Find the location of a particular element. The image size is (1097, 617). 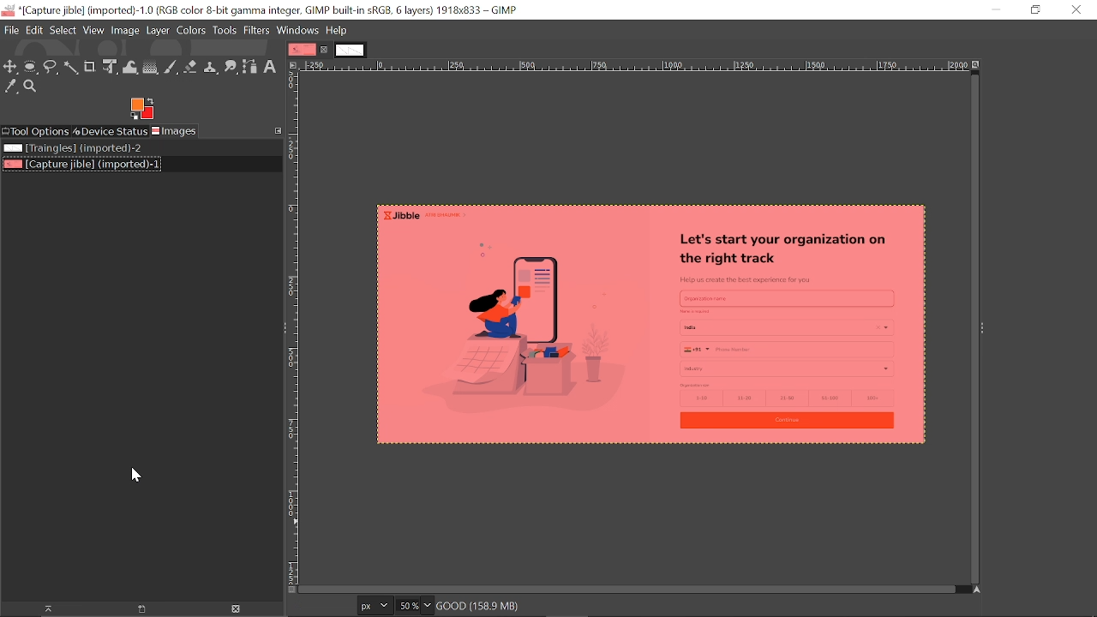

Delete image is located at coordinates (232, 609).